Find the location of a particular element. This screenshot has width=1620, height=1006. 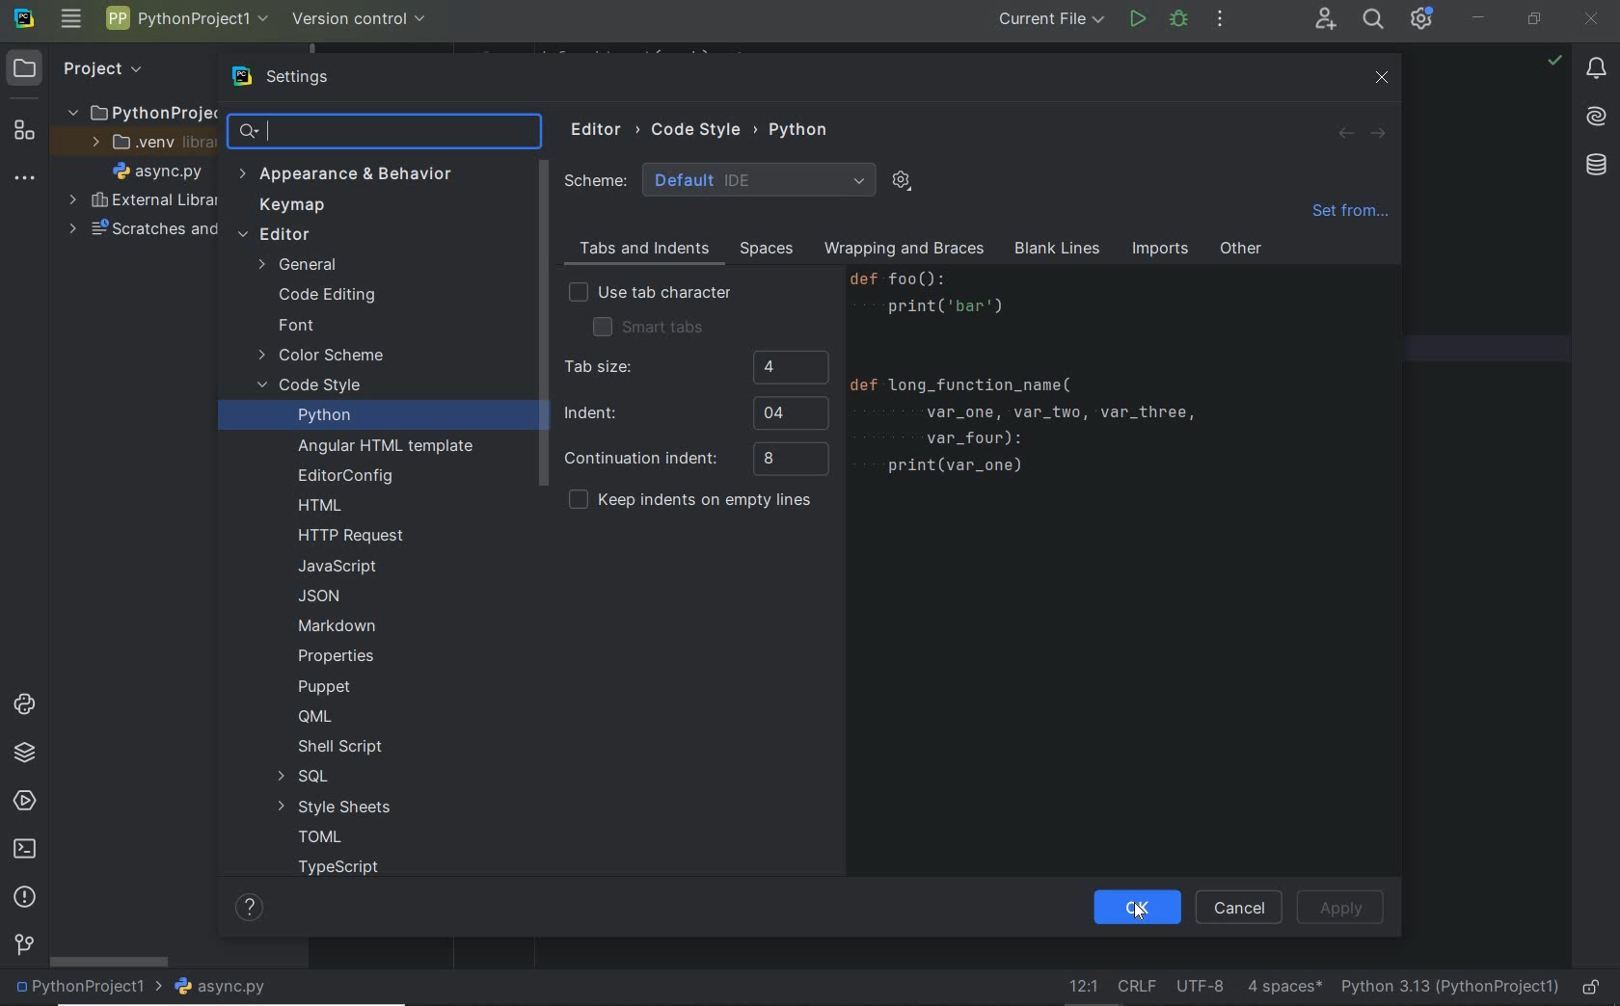

imports is located at coordinates (1159, 251).